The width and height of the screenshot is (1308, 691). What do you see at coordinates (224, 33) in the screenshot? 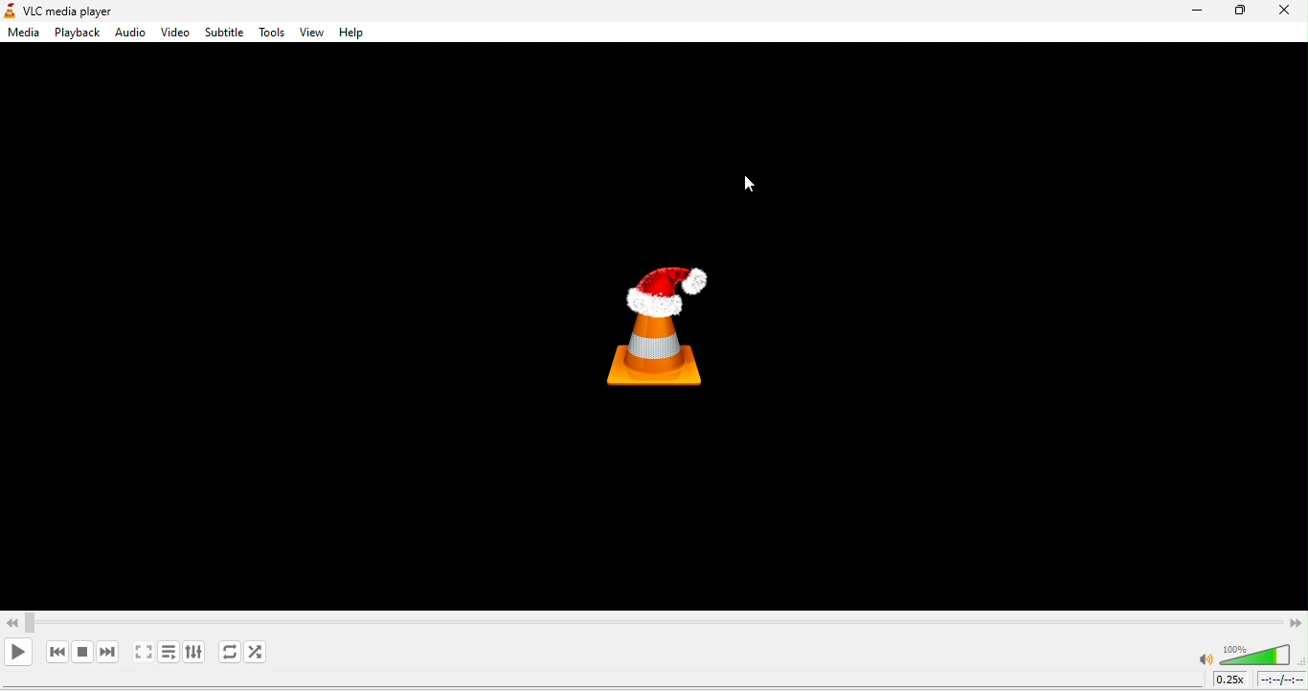
I see `subtitle` at bounding box center [224, 33].